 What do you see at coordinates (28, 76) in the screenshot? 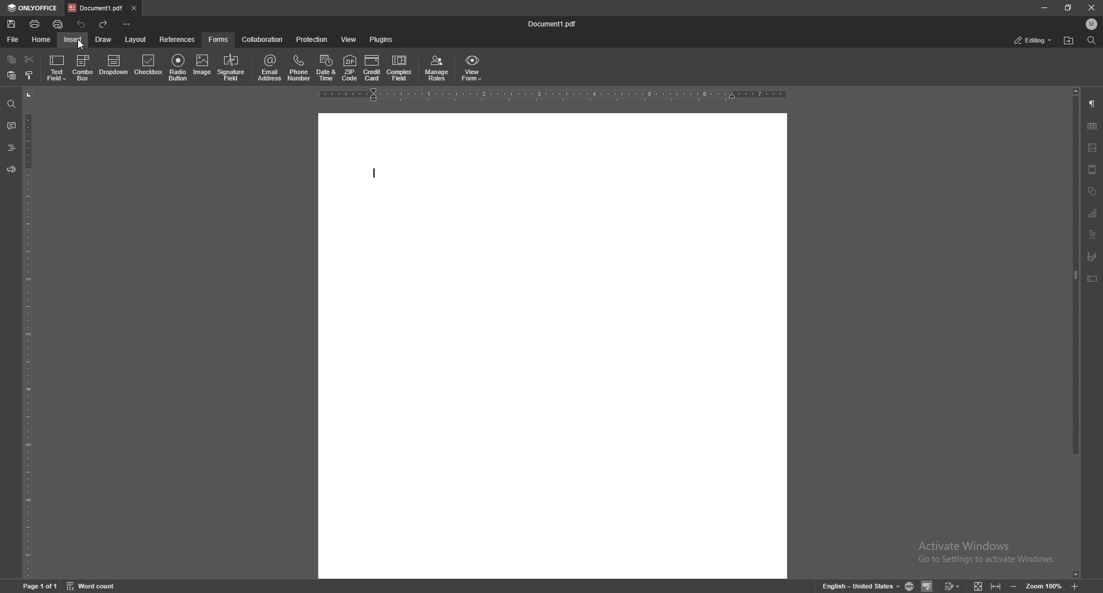
I see `copy style` at bounding box center [28, 76].